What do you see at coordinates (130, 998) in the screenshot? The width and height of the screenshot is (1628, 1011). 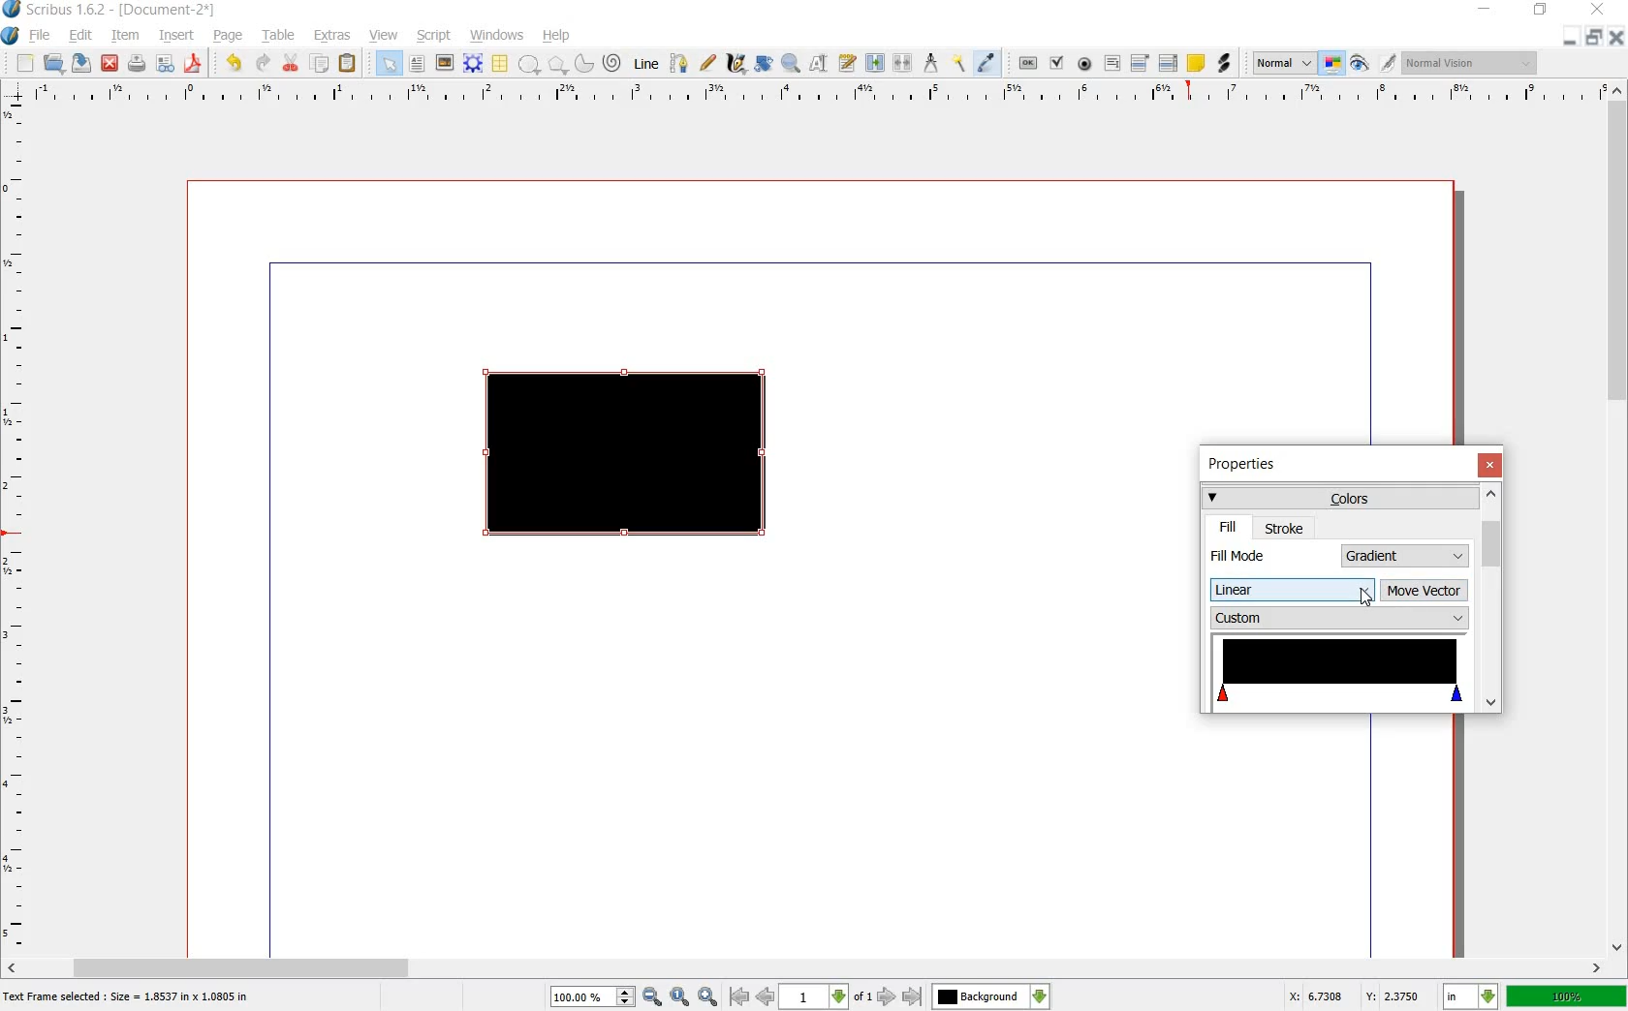 I see `text frame selected : size = 1.8537 in x 1.0805 in` at bounding box center [130, 998].